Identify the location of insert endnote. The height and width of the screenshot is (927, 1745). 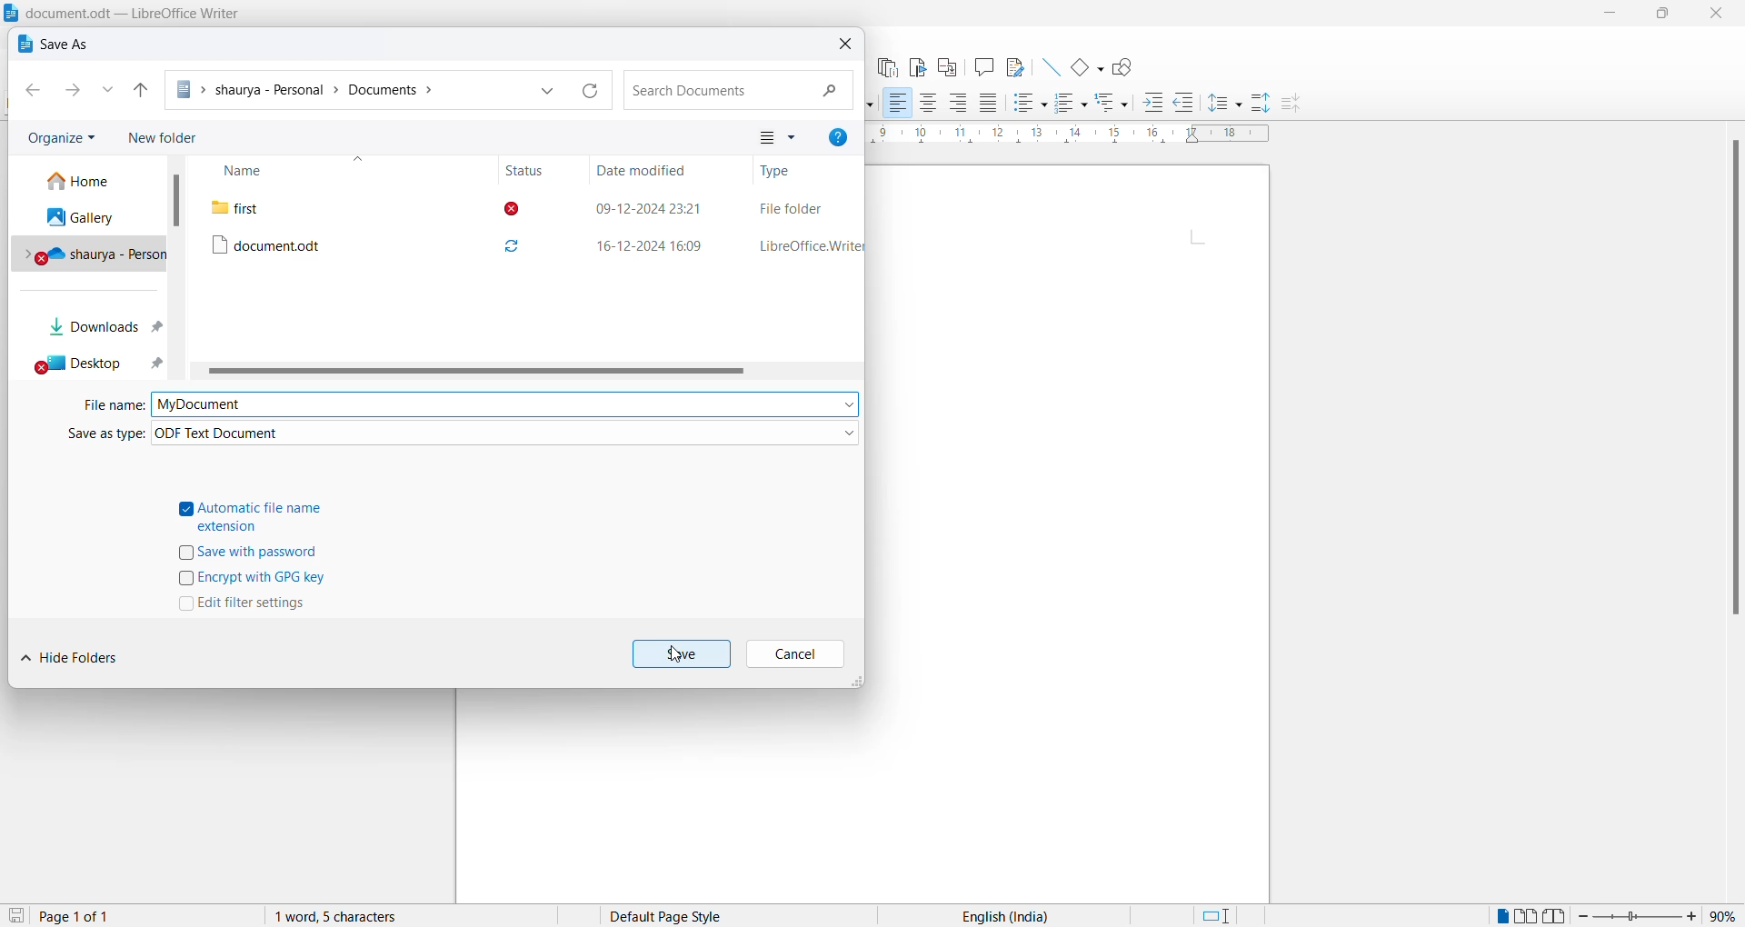
(885, 67).